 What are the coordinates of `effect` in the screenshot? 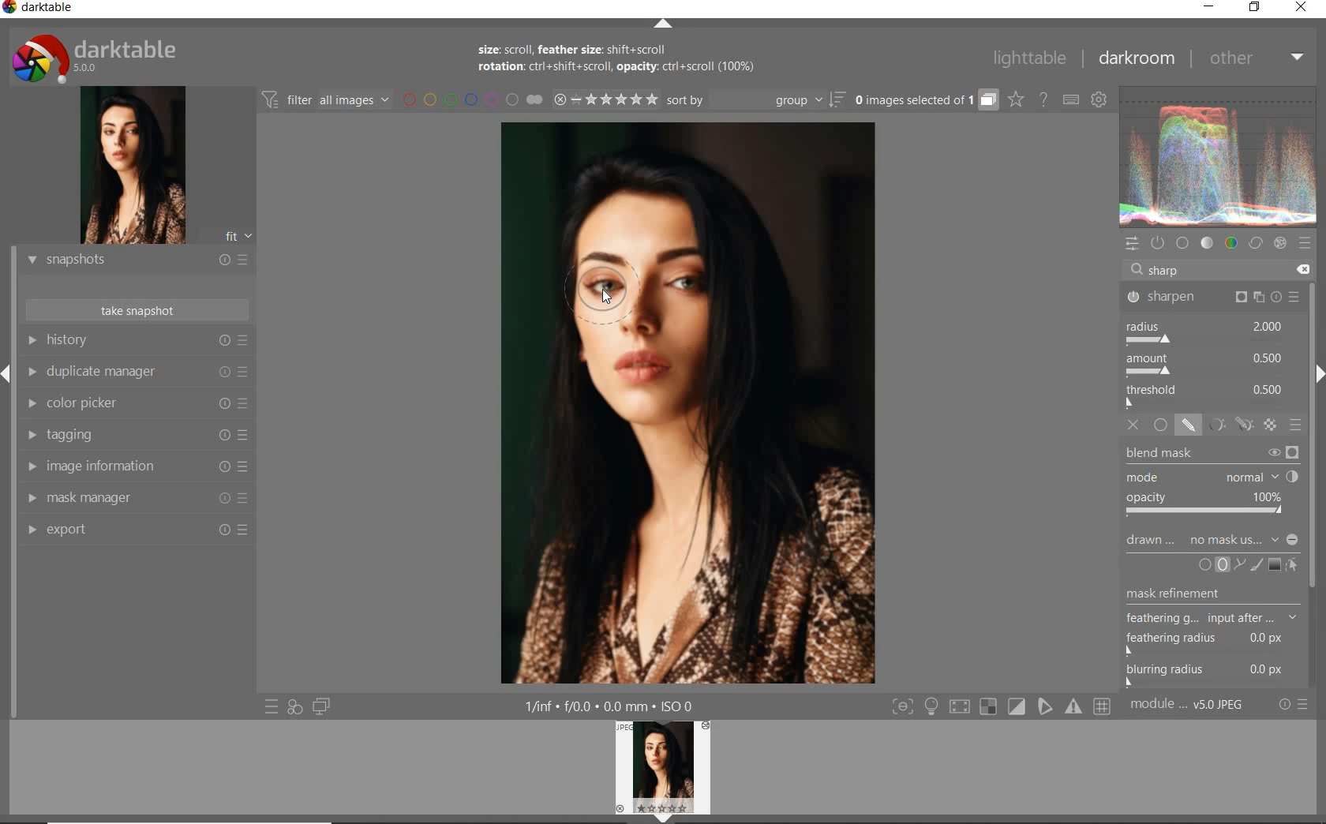 It's located at (1280, 245).